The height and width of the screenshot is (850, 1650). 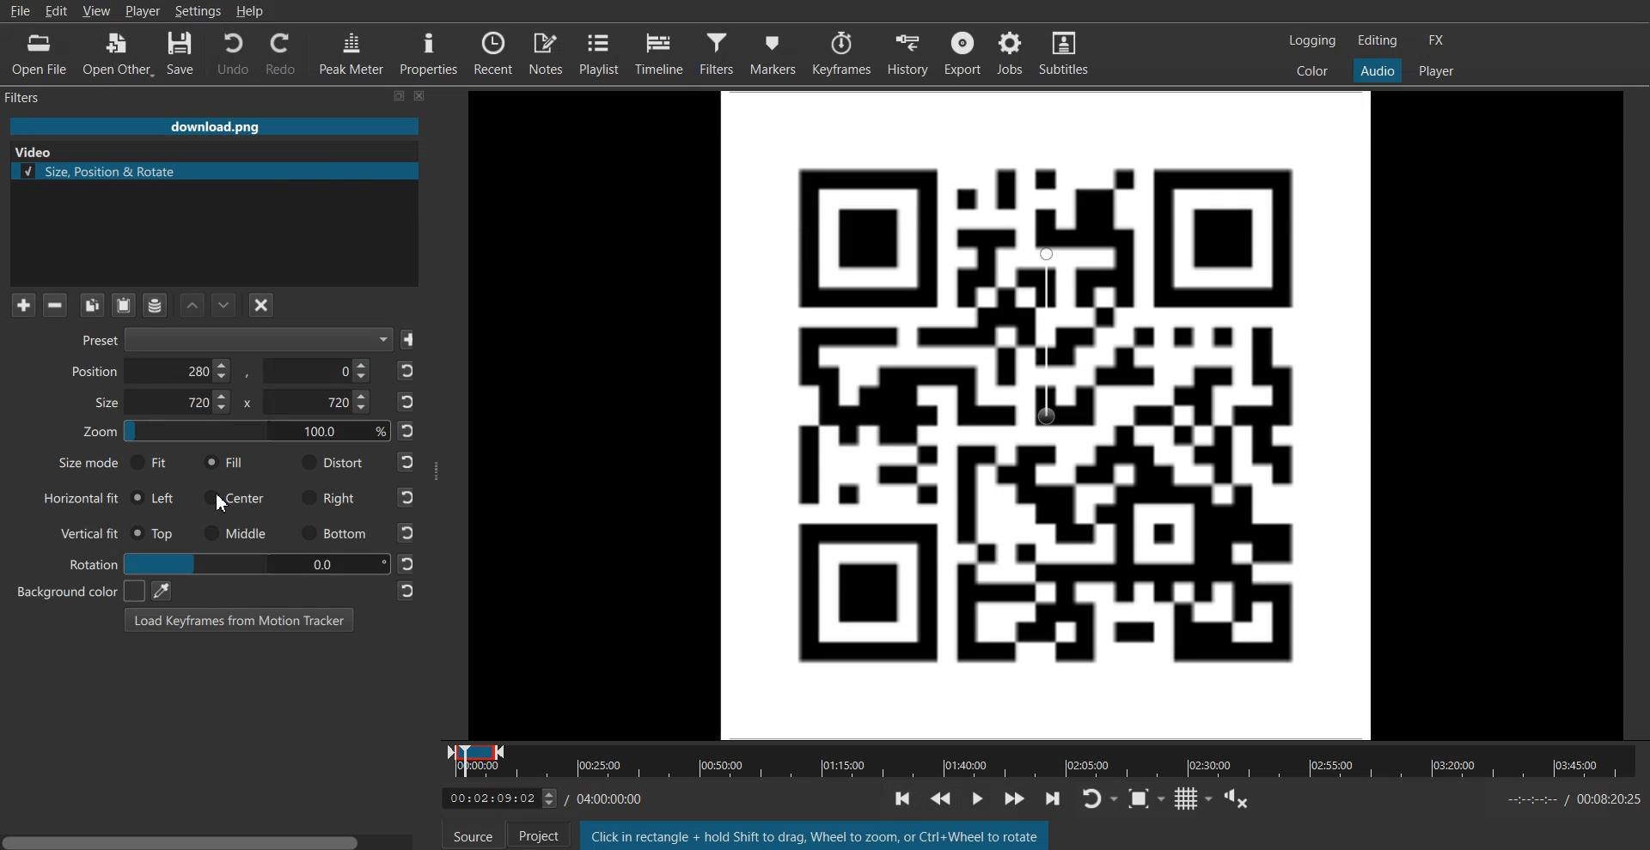 I want to click on Size mode, so click(x=77, y=465).